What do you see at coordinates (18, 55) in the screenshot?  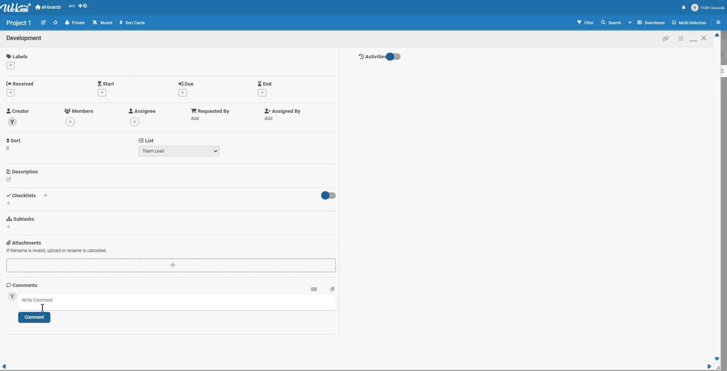 I see `Add Labels` at bounding box center [18, 55].